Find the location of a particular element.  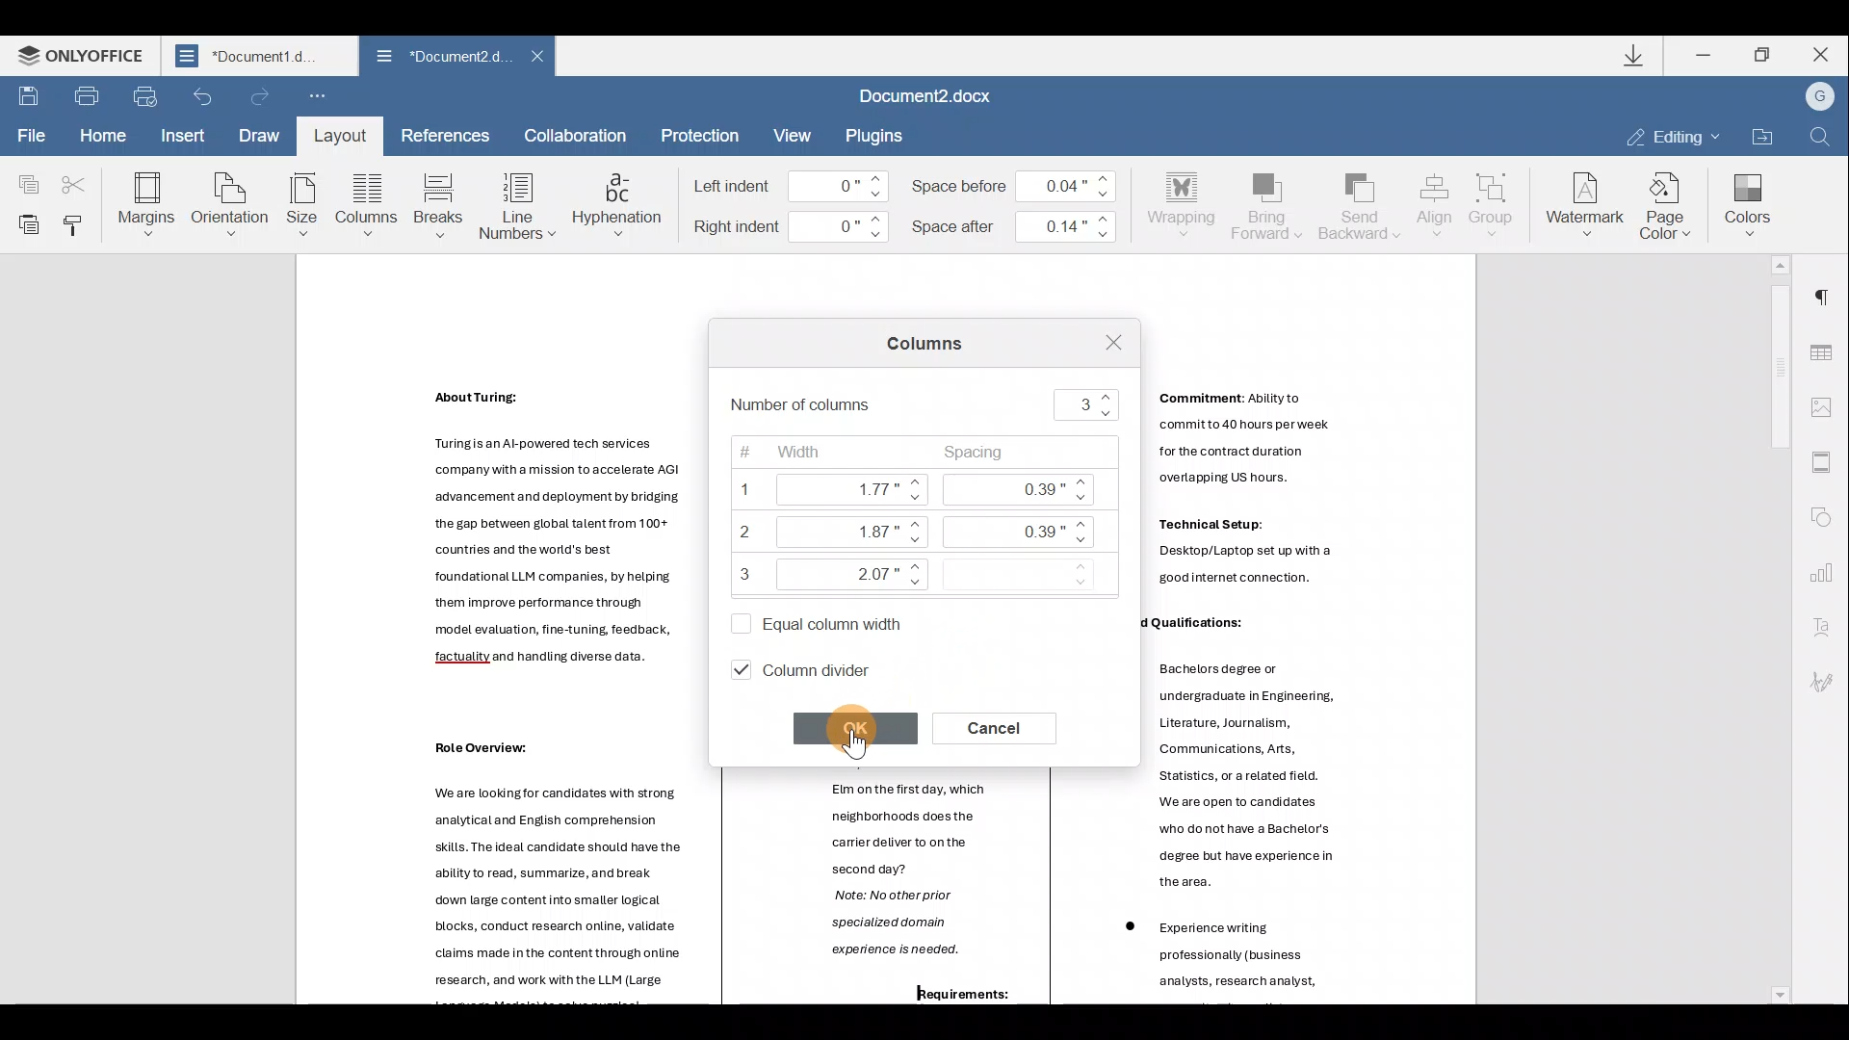

Group is located at coordinates (1495, 199).